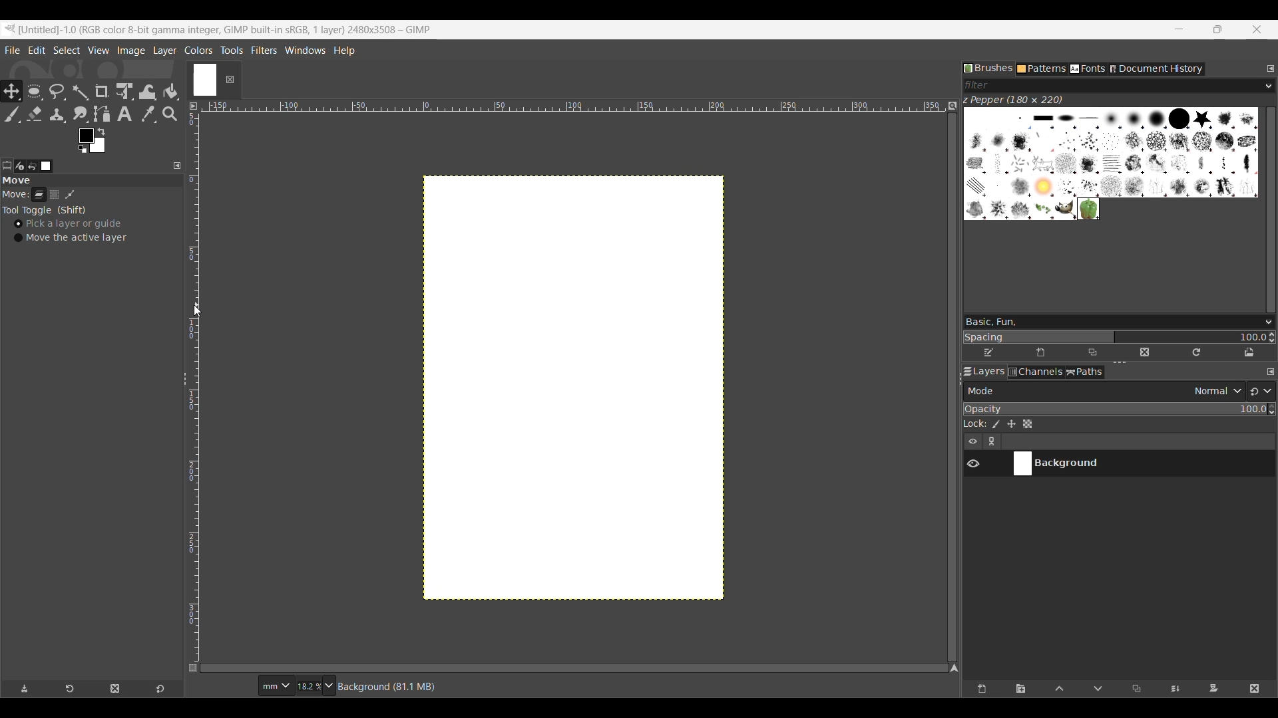 This screenshot has width=1278, height=718. Describe the element at coordinates (264, 50) in the screenshot. I see `Filters menu` at that location.